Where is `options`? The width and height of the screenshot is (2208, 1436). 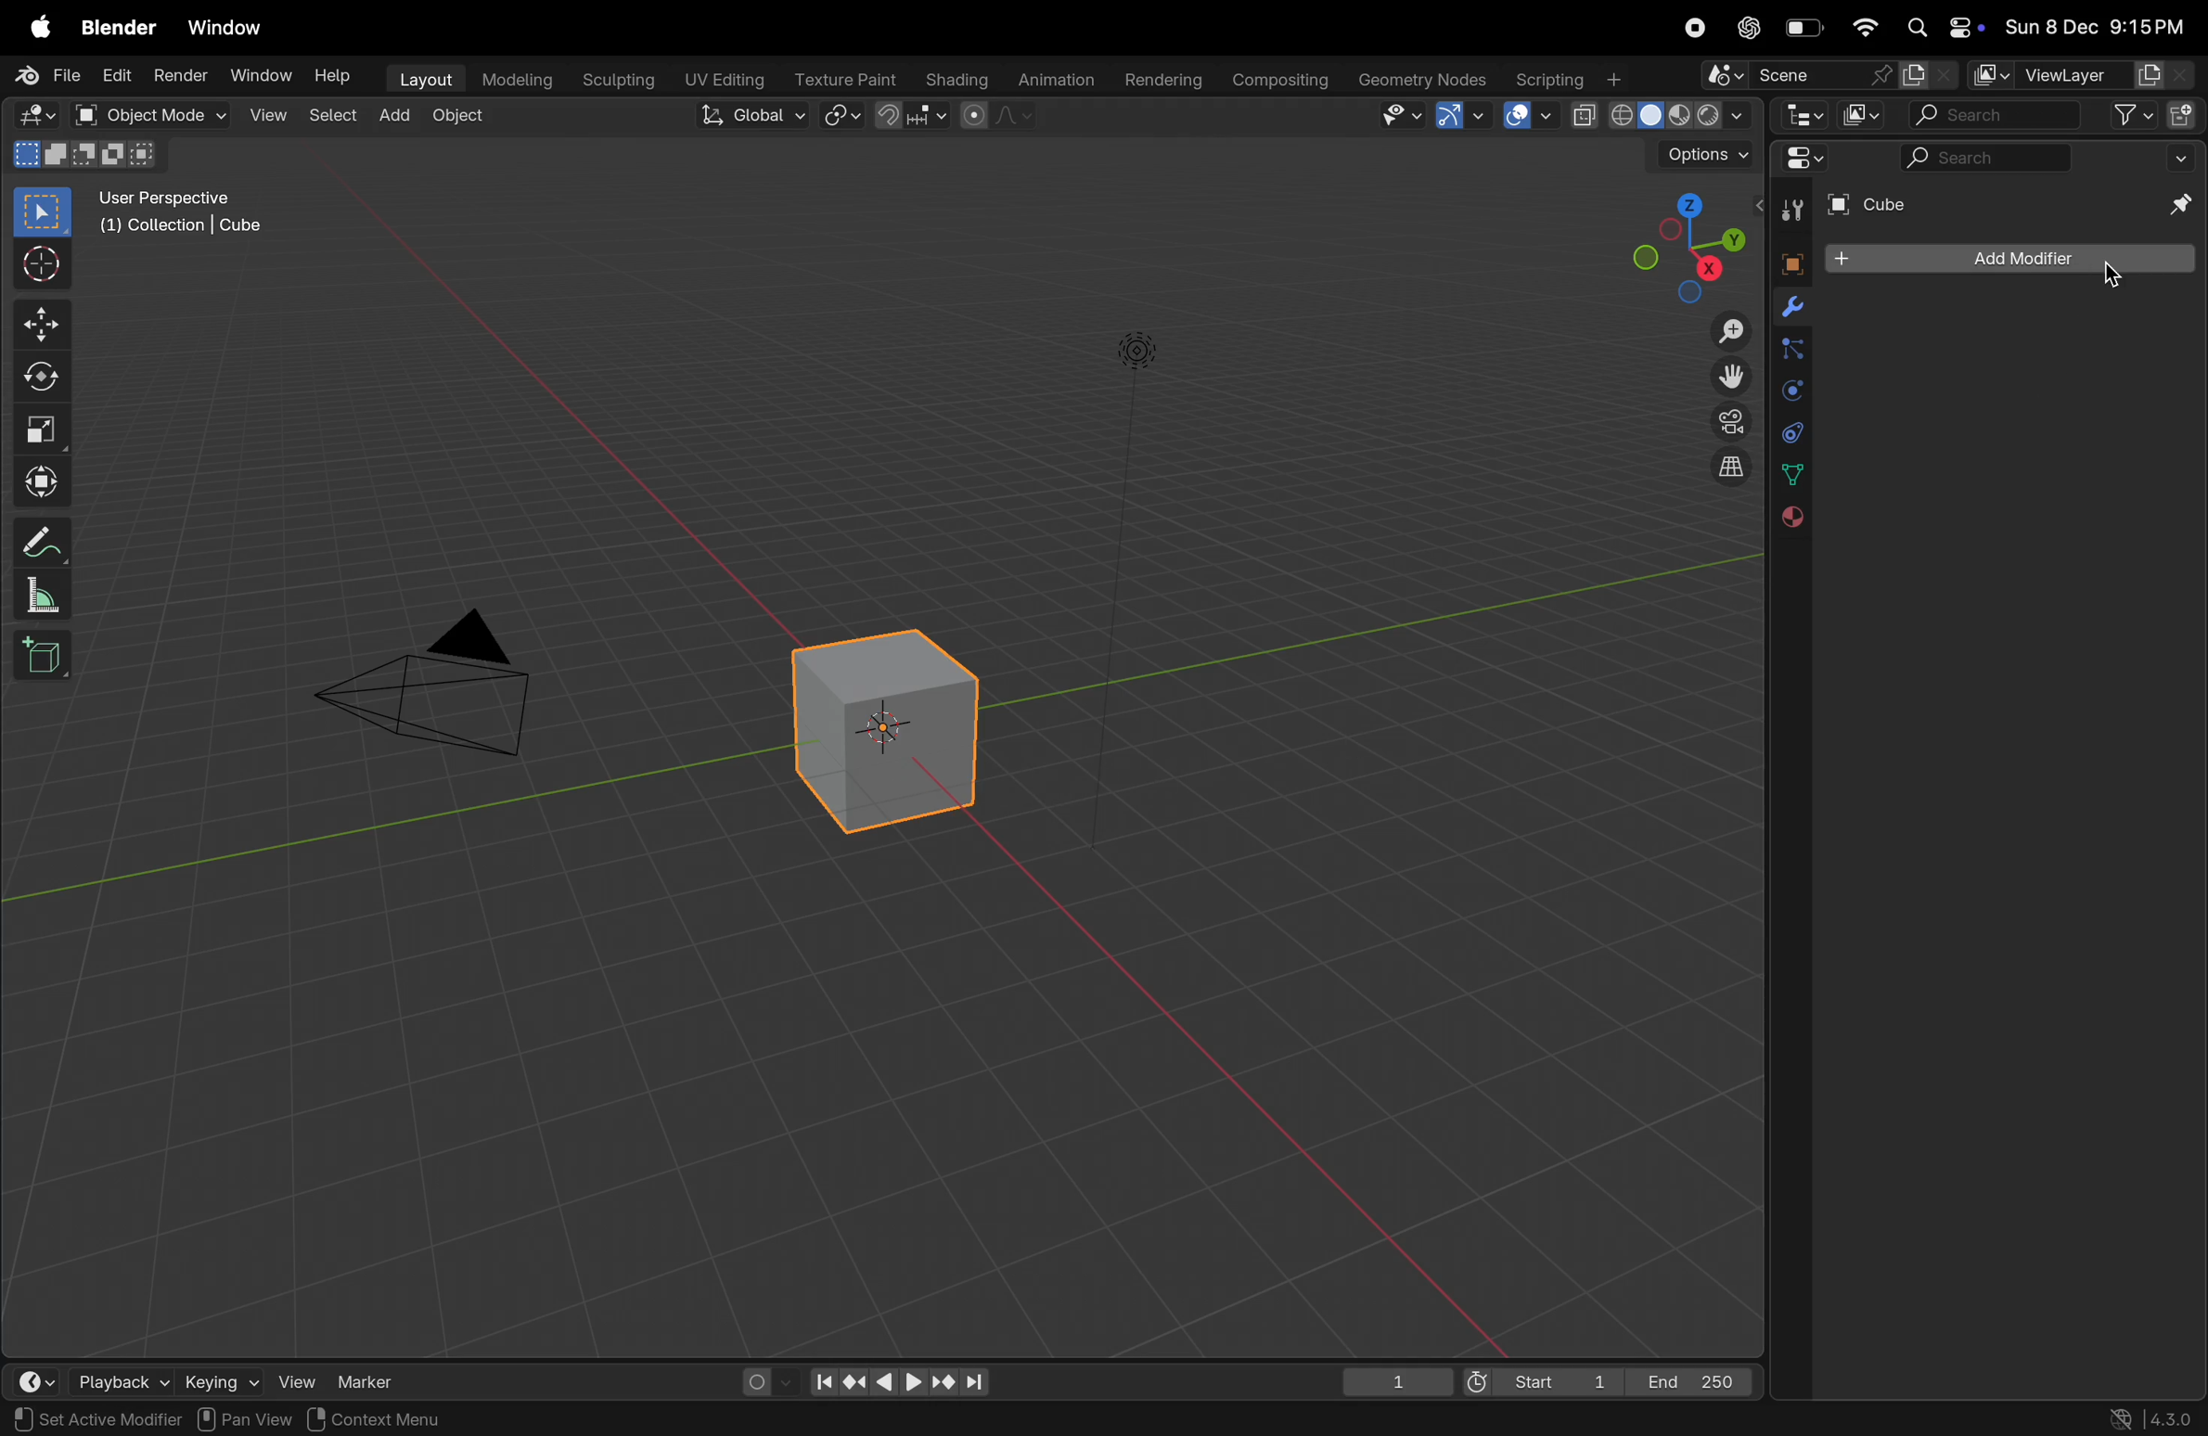
options is located at coordinates (1702, 157).